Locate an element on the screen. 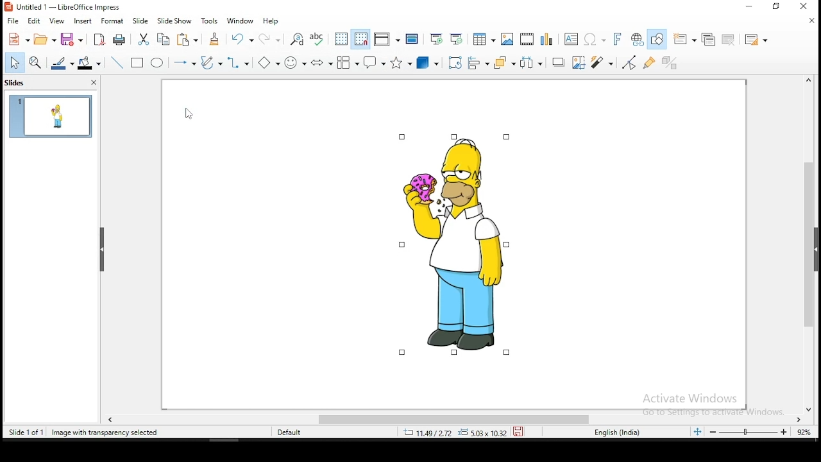 Image resolution: width=821 pixels, height=462 pixels. paste is located at coordinates (188, 40).